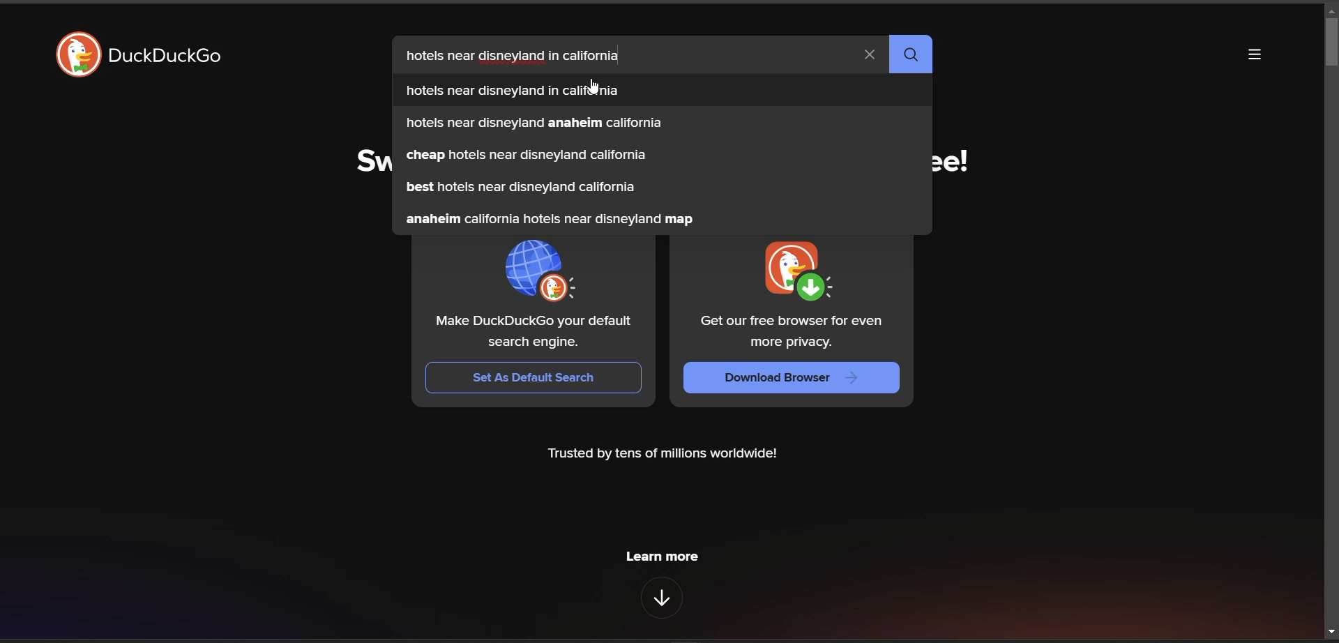 The image size is (1339, 643). What do you see at coordinates (520, 188) in the screenshot?
I see `best hotels near disneyland california` at bounding box center [520, 188].